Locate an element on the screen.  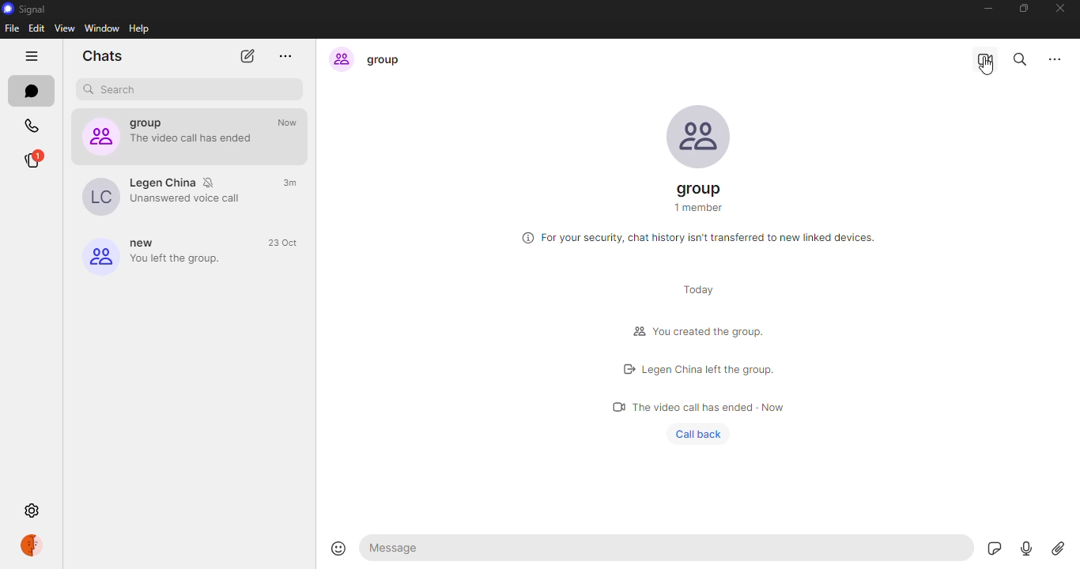
close is located at coordinates (1061, 9).